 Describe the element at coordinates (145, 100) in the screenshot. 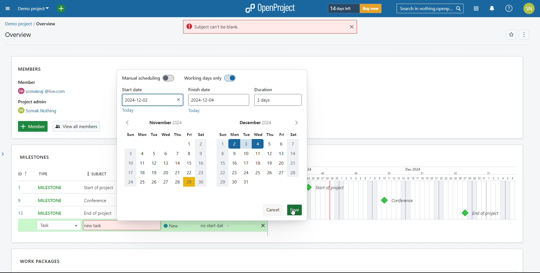

I see `start date set` at that location.